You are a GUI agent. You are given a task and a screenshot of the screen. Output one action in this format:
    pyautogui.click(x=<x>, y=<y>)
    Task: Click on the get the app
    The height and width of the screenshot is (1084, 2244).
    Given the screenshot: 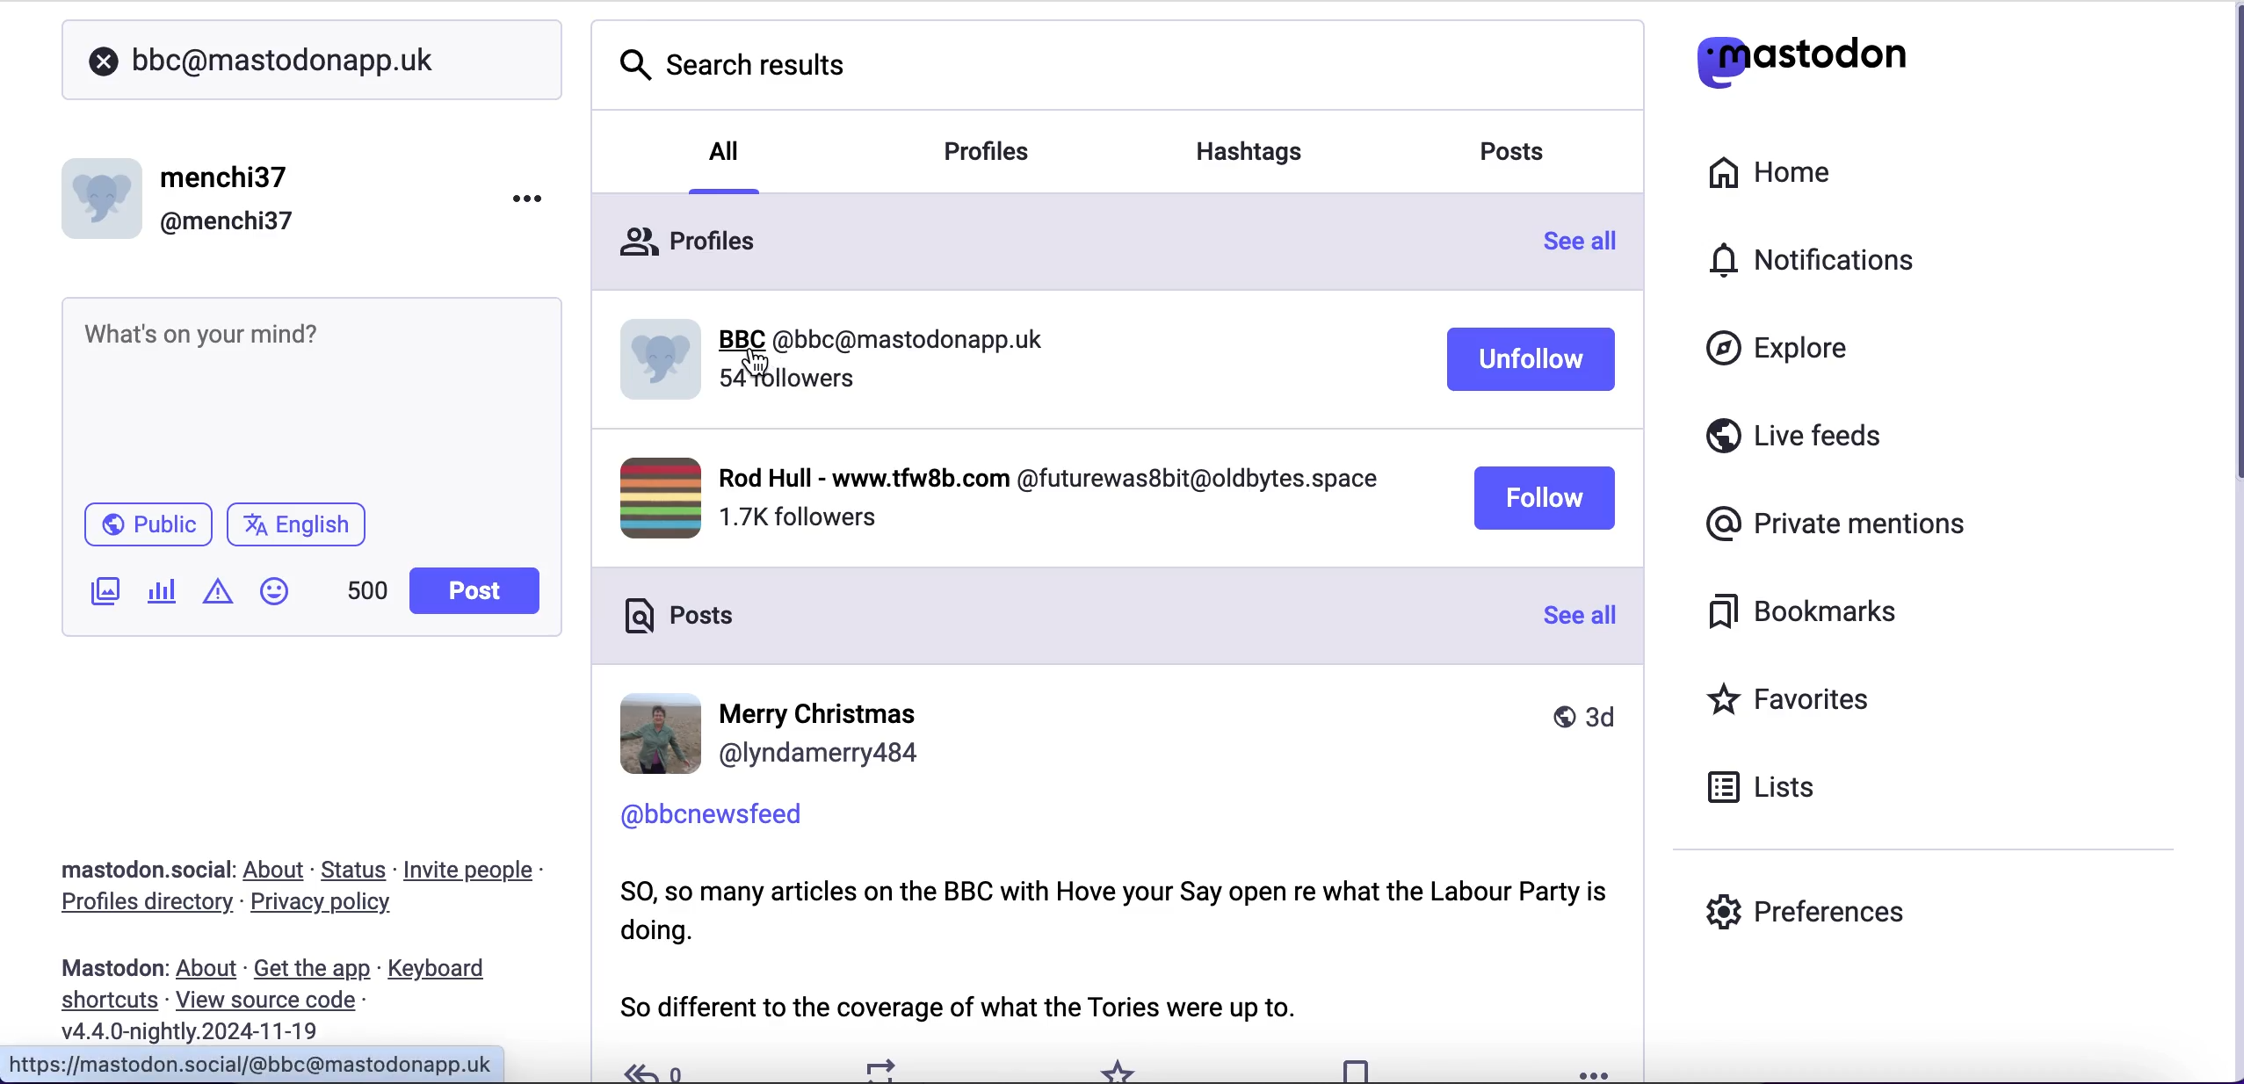 What is the action you would take?
    pyautogui.click(x=310, y=968)
    